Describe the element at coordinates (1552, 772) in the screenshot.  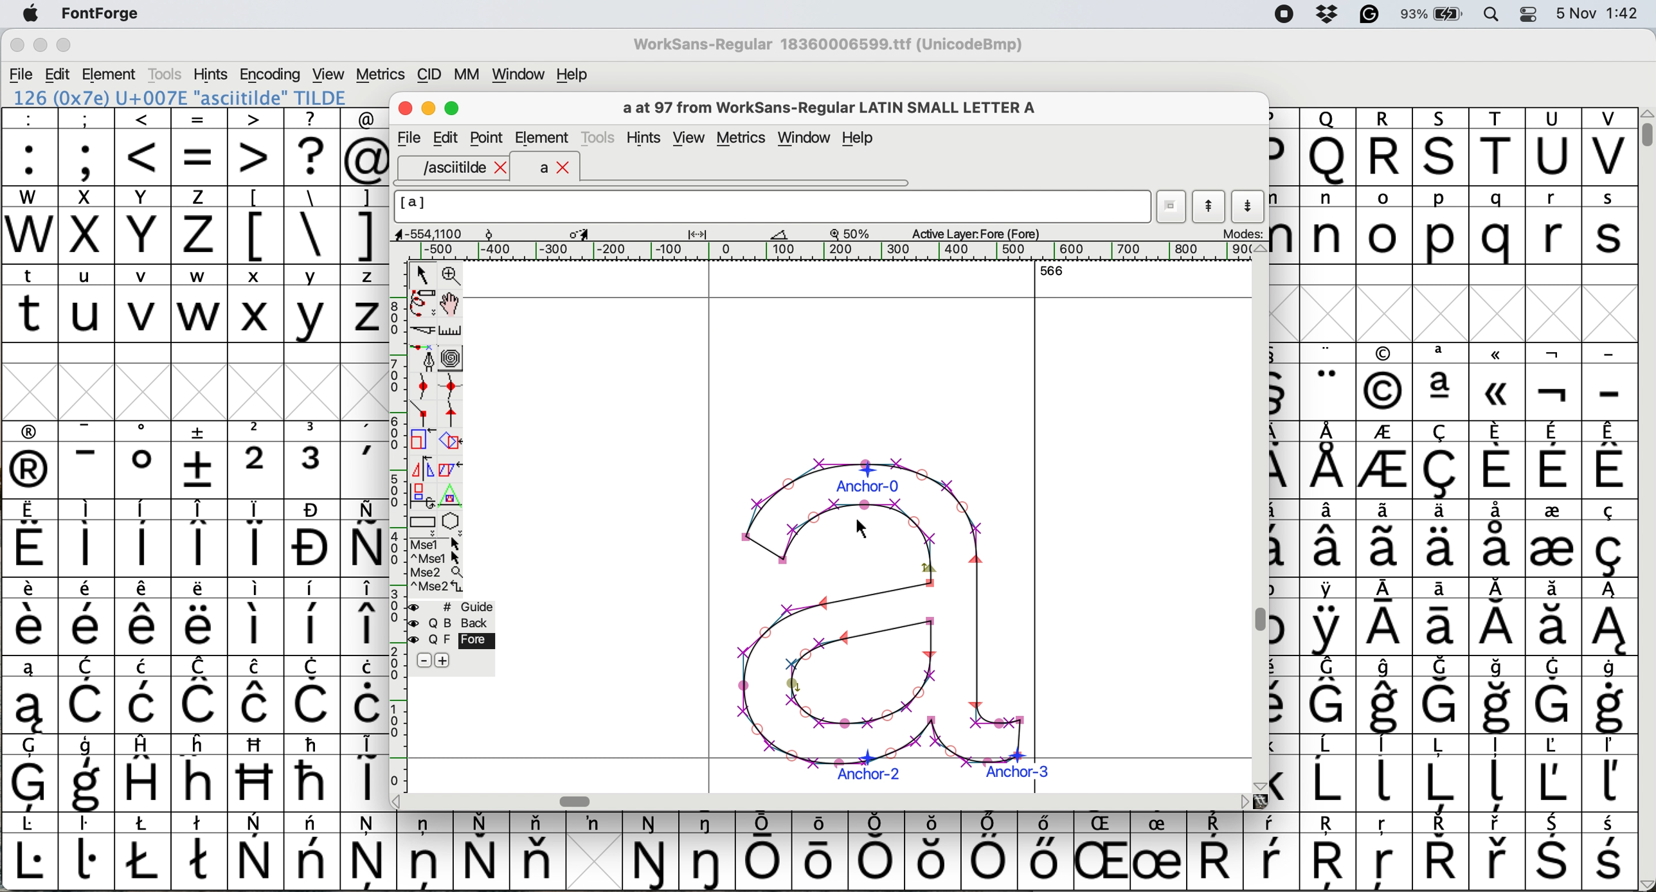
I see `symbol` at that location.